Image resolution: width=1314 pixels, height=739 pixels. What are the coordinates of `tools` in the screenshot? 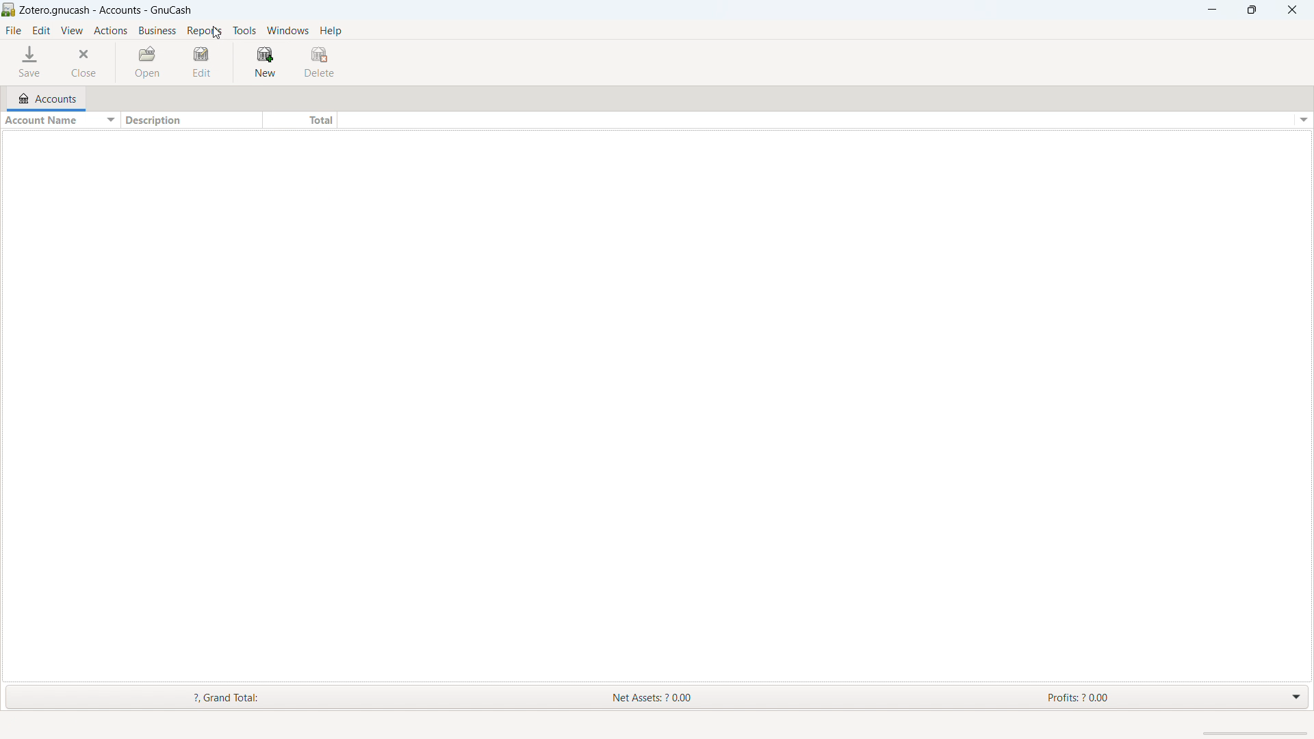 It's located at (244, 31).